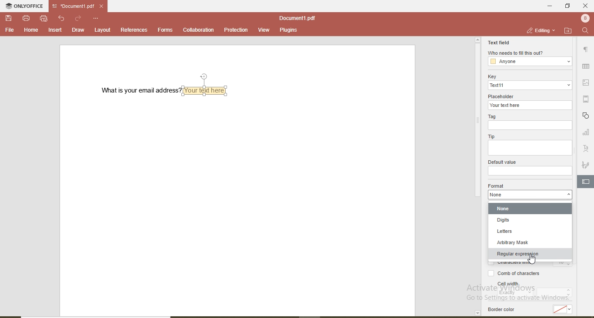 The image size is (594, 318). Describe the element at coordinates (103, 30) in the screenshot. I see `layout` at that location.